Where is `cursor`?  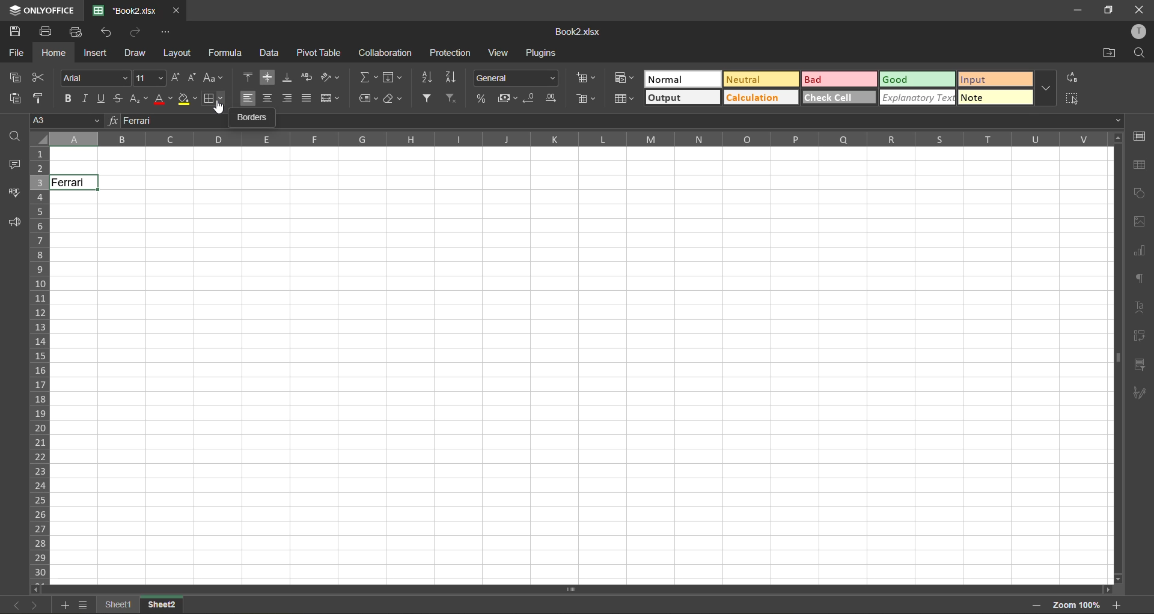 cursor is located at coordinates (221, 108).